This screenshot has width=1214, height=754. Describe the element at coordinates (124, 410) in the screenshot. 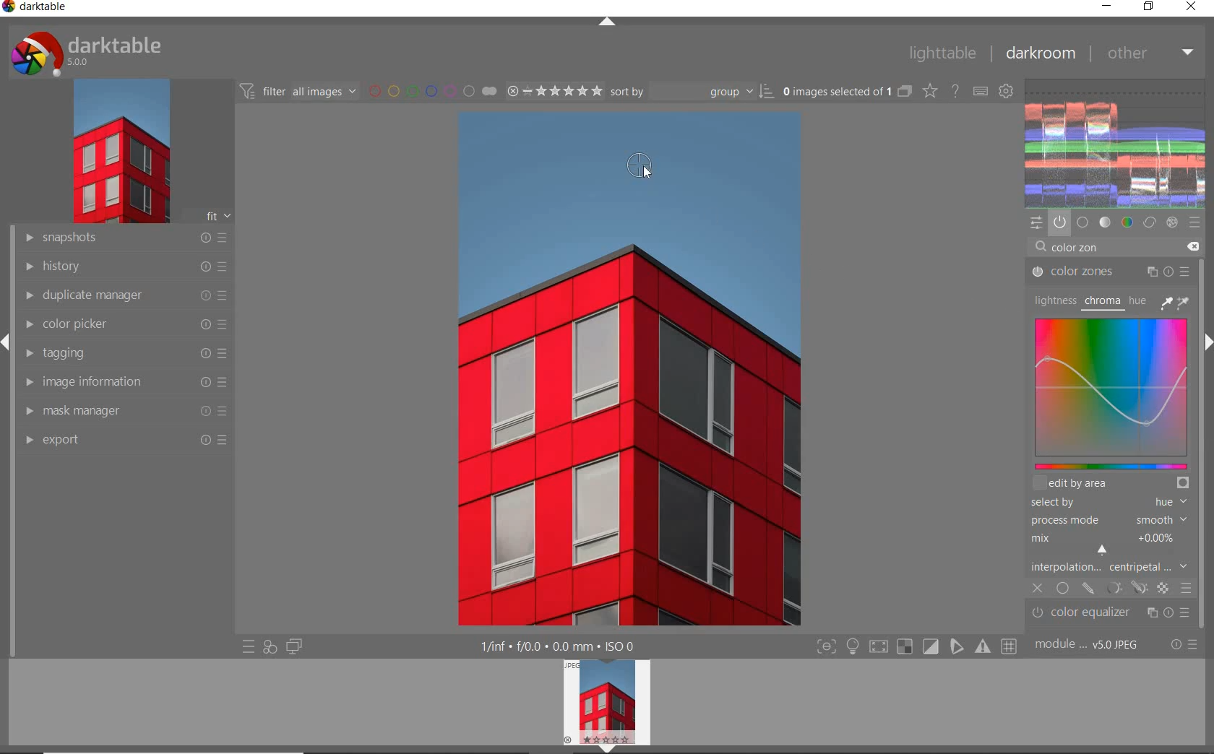

I see `mask manager` at that location.